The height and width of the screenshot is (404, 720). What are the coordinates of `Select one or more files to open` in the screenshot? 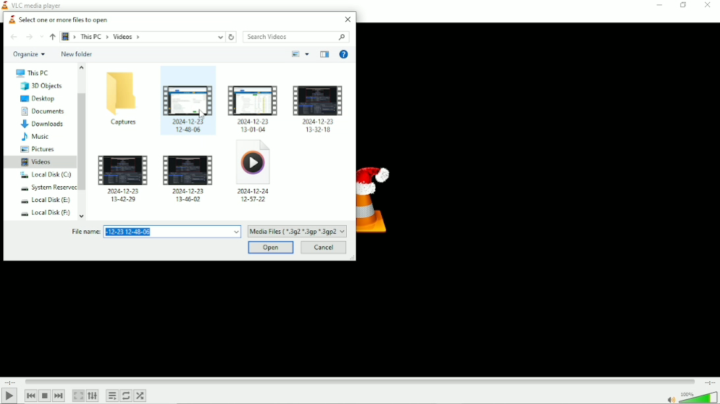 It's located at (56, 18).